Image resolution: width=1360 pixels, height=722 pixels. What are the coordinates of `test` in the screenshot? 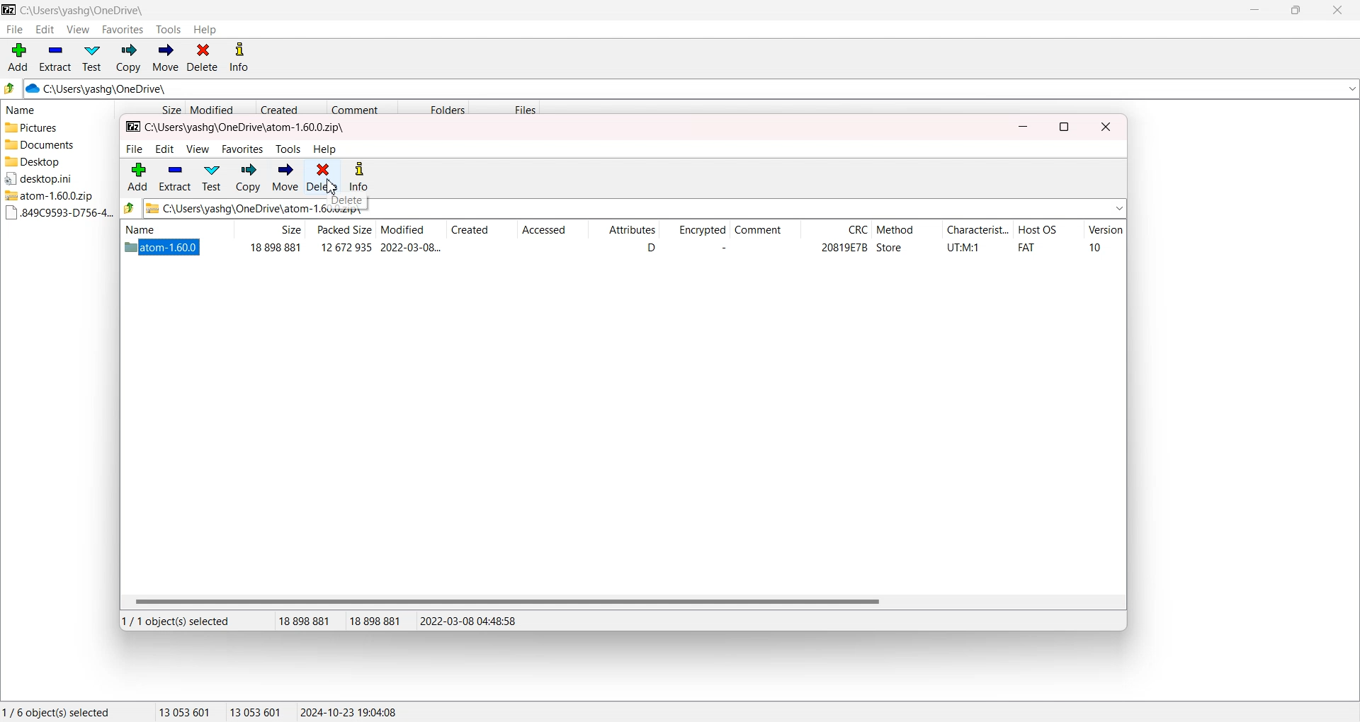 It's located at (211, 178).